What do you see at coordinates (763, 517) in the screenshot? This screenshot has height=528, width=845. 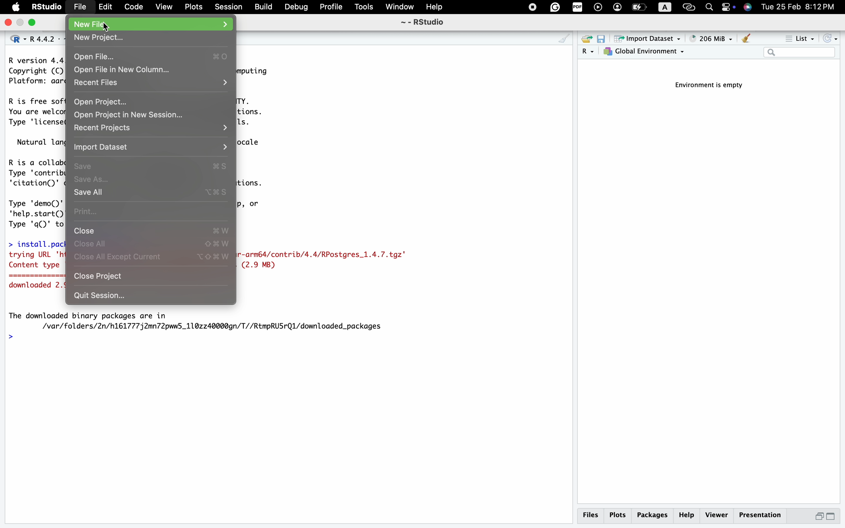 I see `presentation` at bounding box center [763, 517].